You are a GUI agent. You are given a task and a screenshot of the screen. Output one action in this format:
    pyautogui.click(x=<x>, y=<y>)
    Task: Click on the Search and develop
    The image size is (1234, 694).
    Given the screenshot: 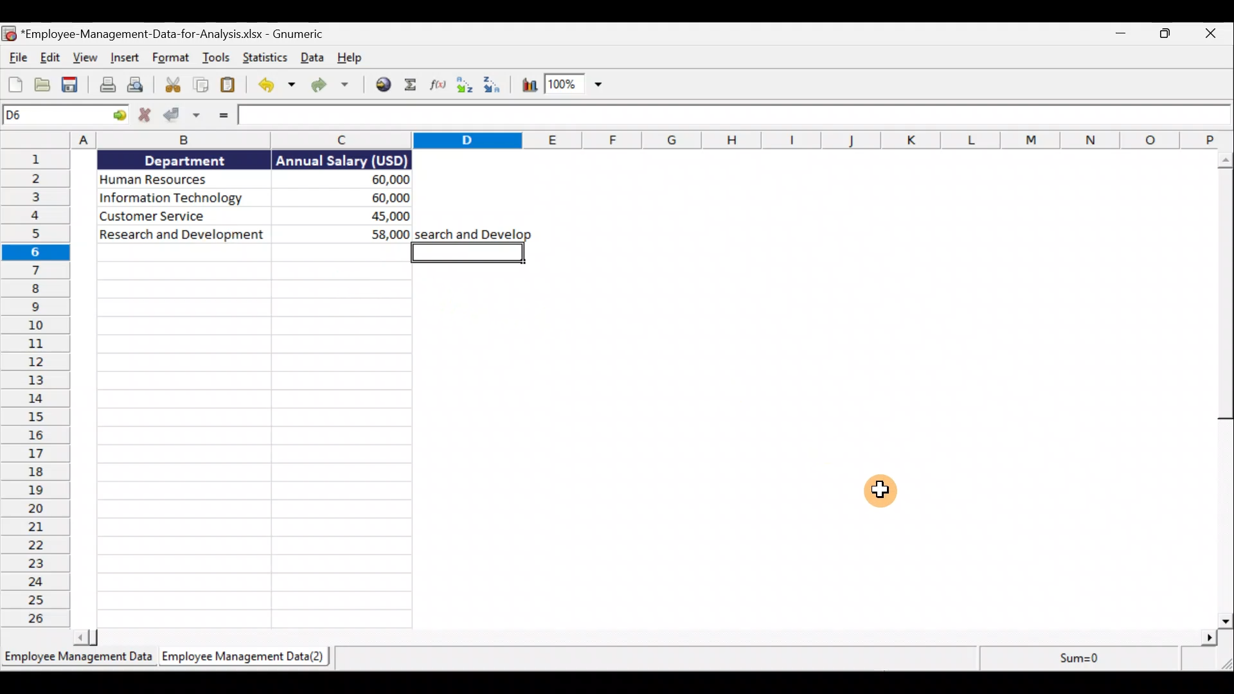 What is the action you would take?
    pyautogui.click(x=473, y=233)
    